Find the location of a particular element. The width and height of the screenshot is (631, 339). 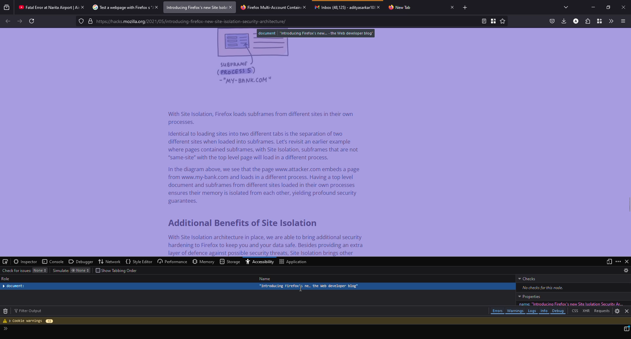

css is located at coordinates (575, 312).